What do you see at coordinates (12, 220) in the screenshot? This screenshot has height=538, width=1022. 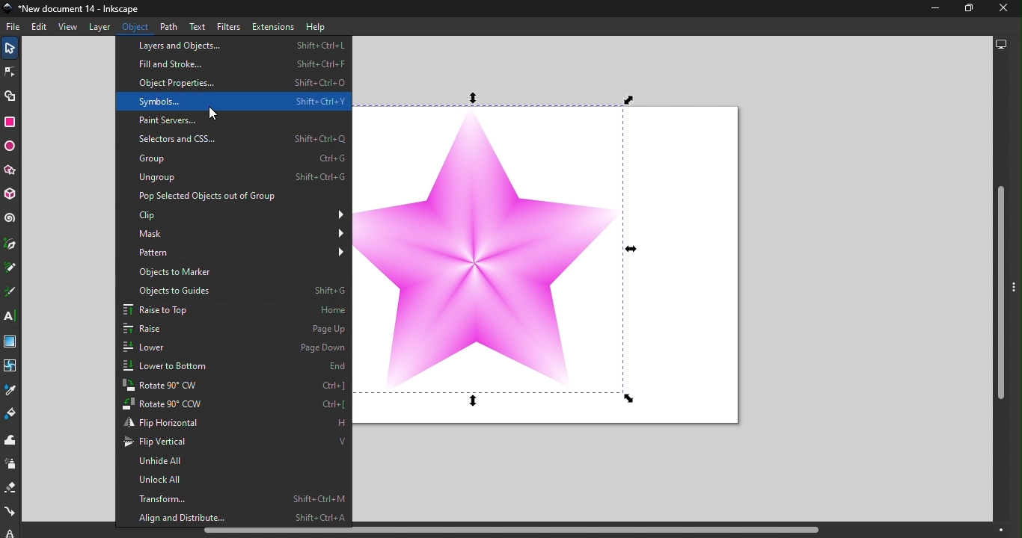 I see `Spiral tool` at bounding box center [12, 220].